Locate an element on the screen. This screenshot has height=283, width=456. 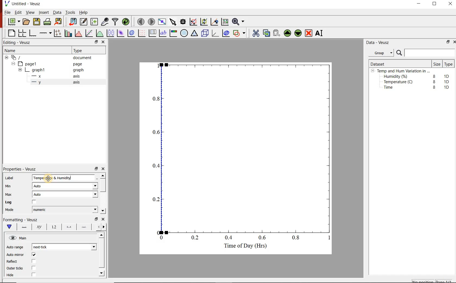
Insert is located at coordinates (43, 12).